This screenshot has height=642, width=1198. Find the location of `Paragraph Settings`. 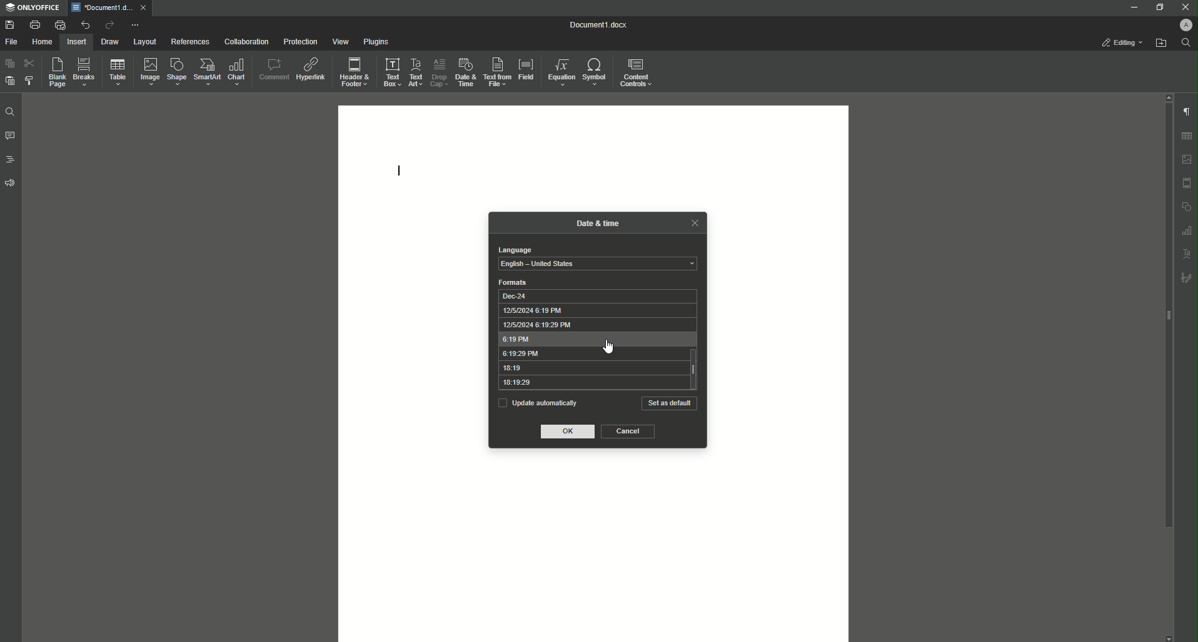

Paragraph Settings is located at coordinates (1185, 111).